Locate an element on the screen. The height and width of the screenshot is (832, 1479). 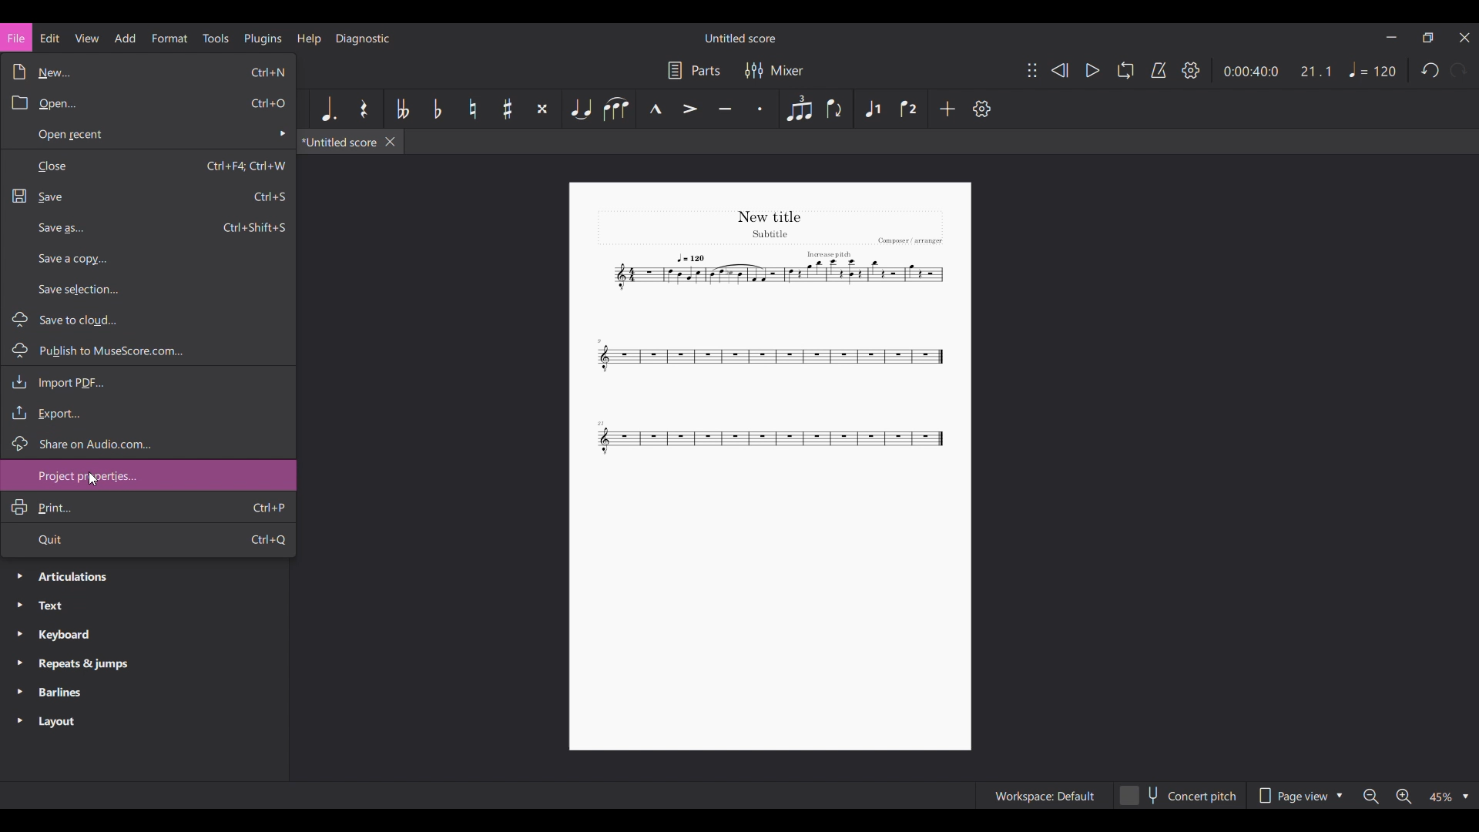
New is located at coordinates (147, 72).